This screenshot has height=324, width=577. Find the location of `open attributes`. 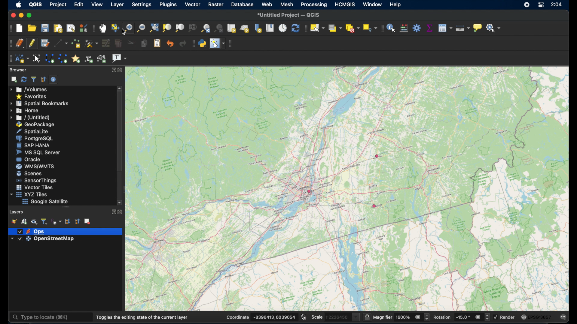

open attributes is located at coordinates (445, 28).